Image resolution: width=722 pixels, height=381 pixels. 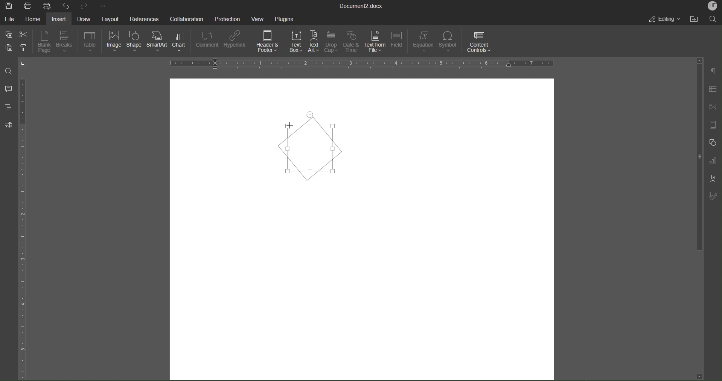 I want to click on Header & Footer, so click(x=268, y=42).